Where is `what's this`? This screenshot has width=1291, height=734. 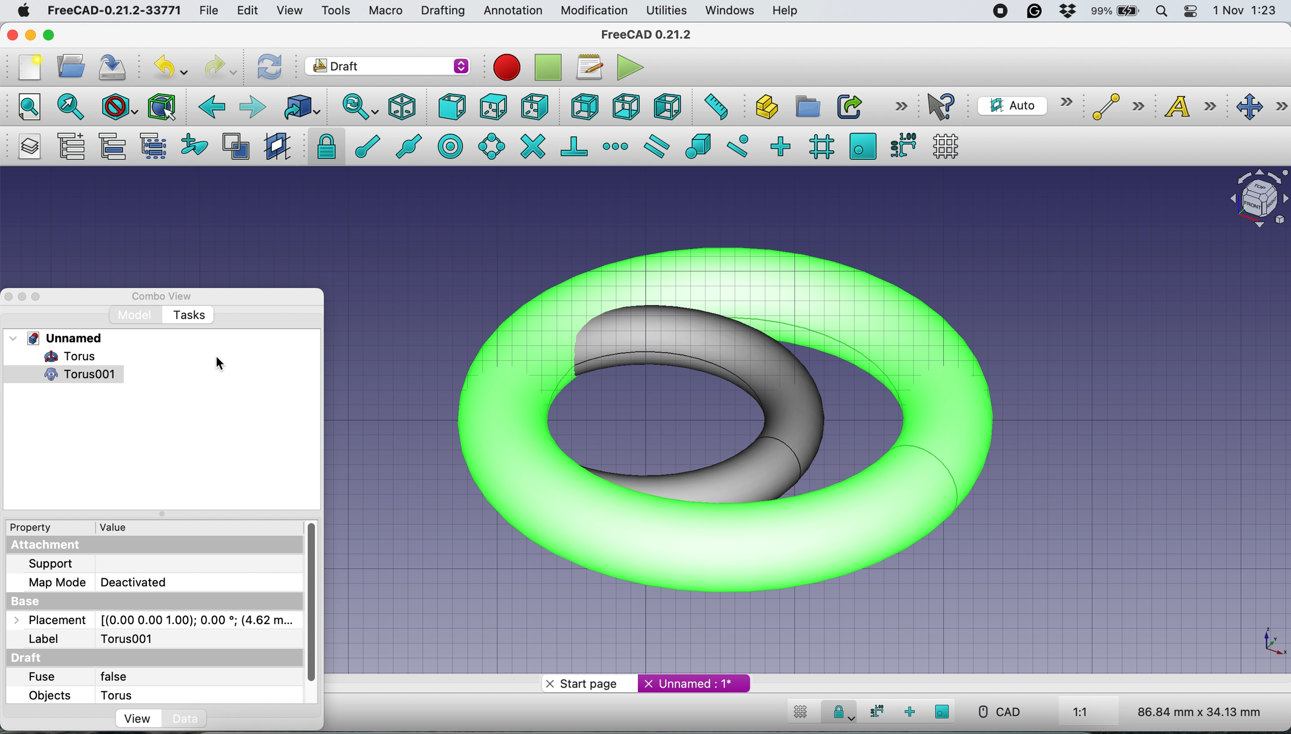 what's this is located at coordinates (944, 107).